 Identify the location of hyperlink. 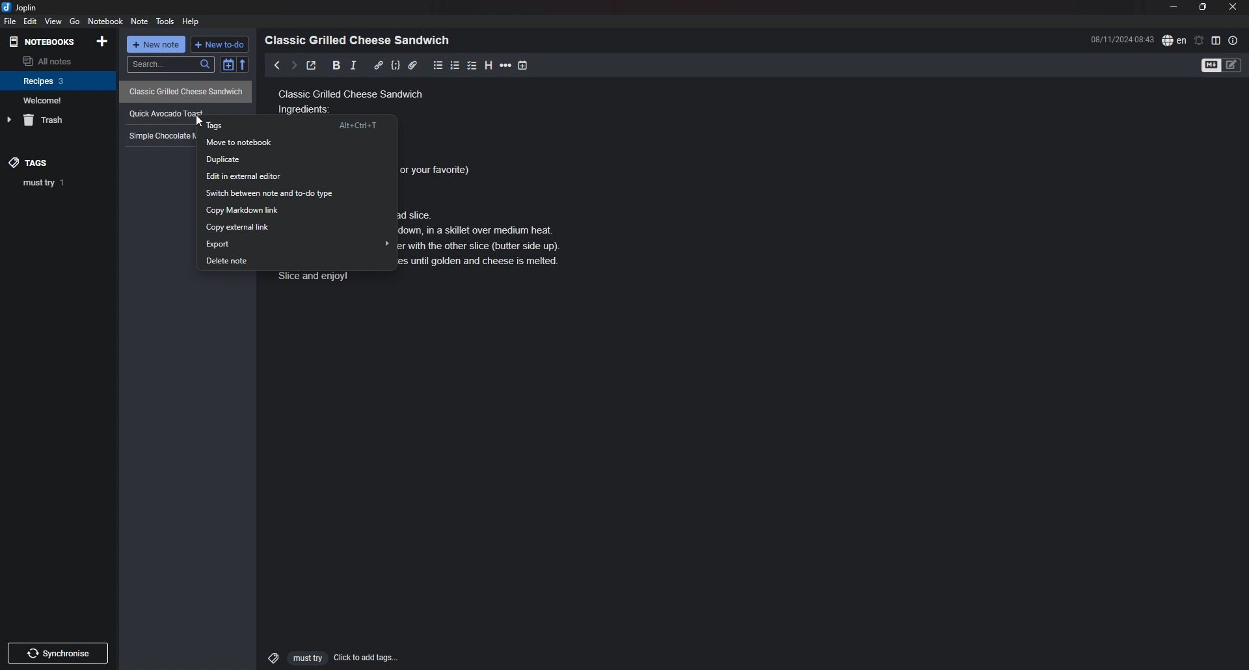
(379, 64).